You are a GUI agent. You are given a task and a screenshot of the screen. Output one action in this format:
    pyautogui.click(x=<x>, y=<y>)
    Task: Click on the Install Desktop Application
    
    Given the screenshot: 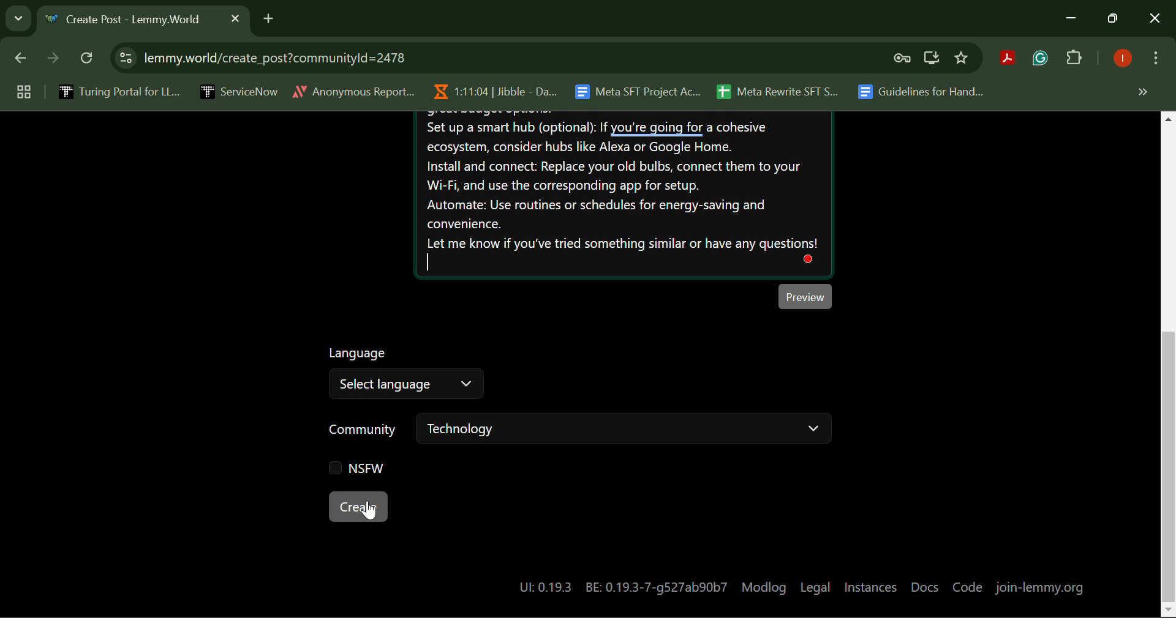 What is the action you would take?
    pyautogui.click(x=931, y=59)
    